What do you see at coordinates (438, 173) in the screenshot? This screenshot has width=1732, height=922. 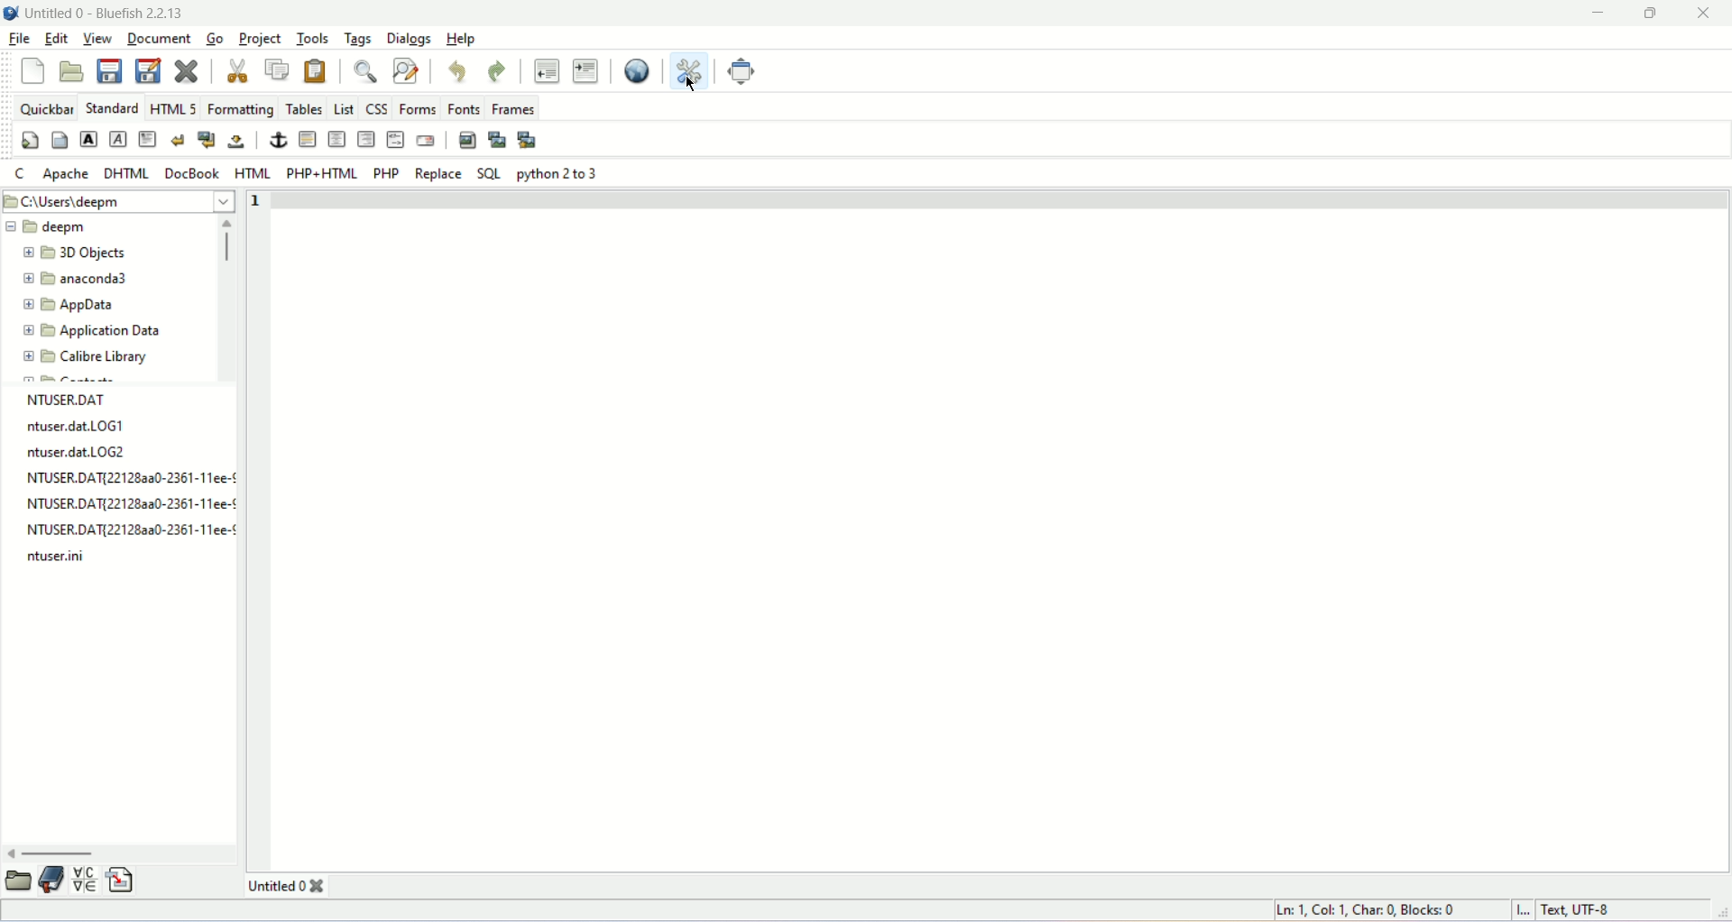 I see `REPLACE` at bounding box center [438, 173].